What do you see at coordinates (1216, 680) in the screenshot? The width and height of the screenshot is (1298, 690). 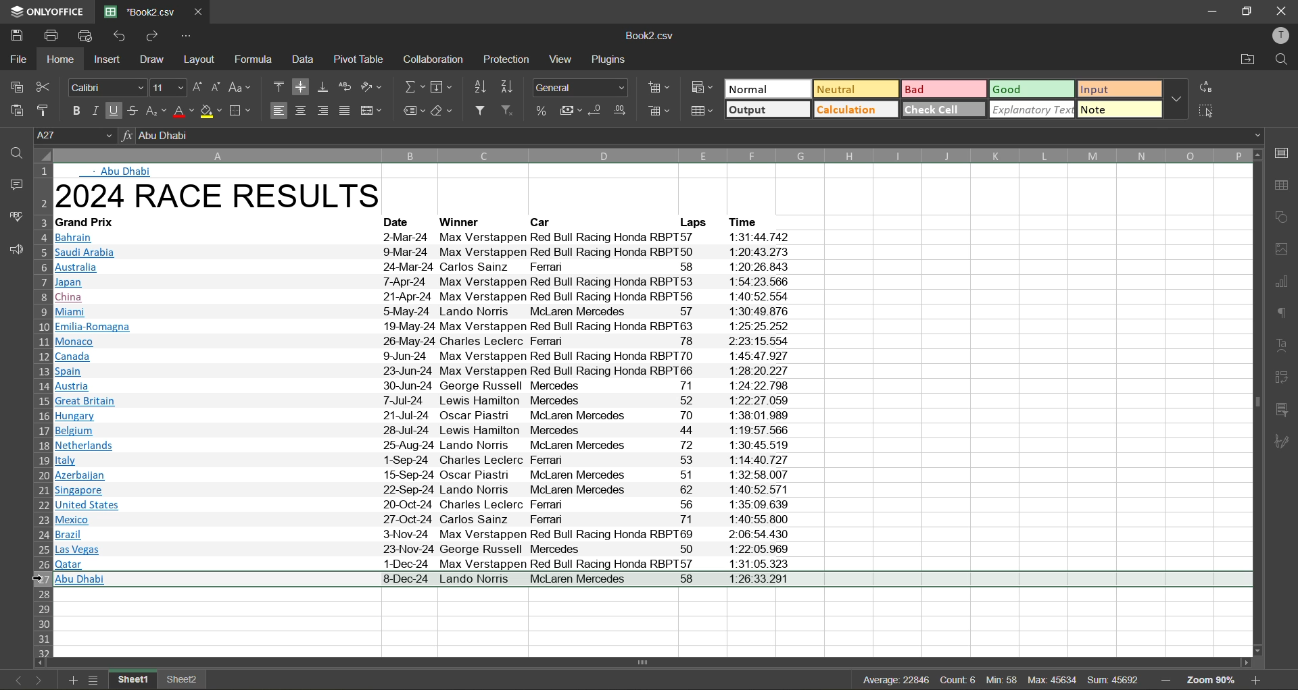 I see `zoom factor` at bounding box center [1216, 680].